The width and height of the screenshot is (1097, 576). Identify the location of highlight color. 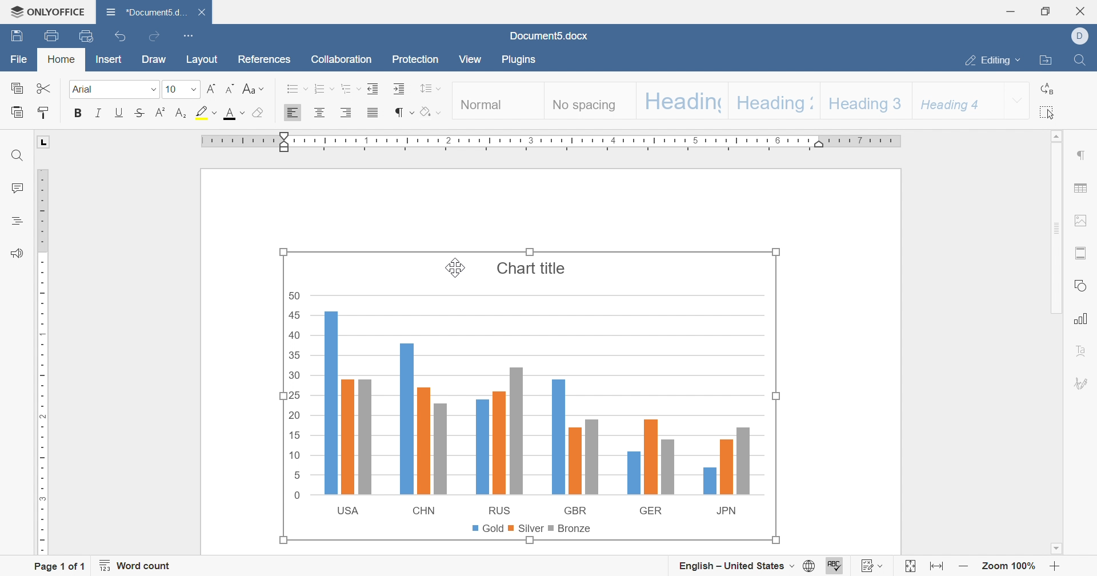
(206, 112).